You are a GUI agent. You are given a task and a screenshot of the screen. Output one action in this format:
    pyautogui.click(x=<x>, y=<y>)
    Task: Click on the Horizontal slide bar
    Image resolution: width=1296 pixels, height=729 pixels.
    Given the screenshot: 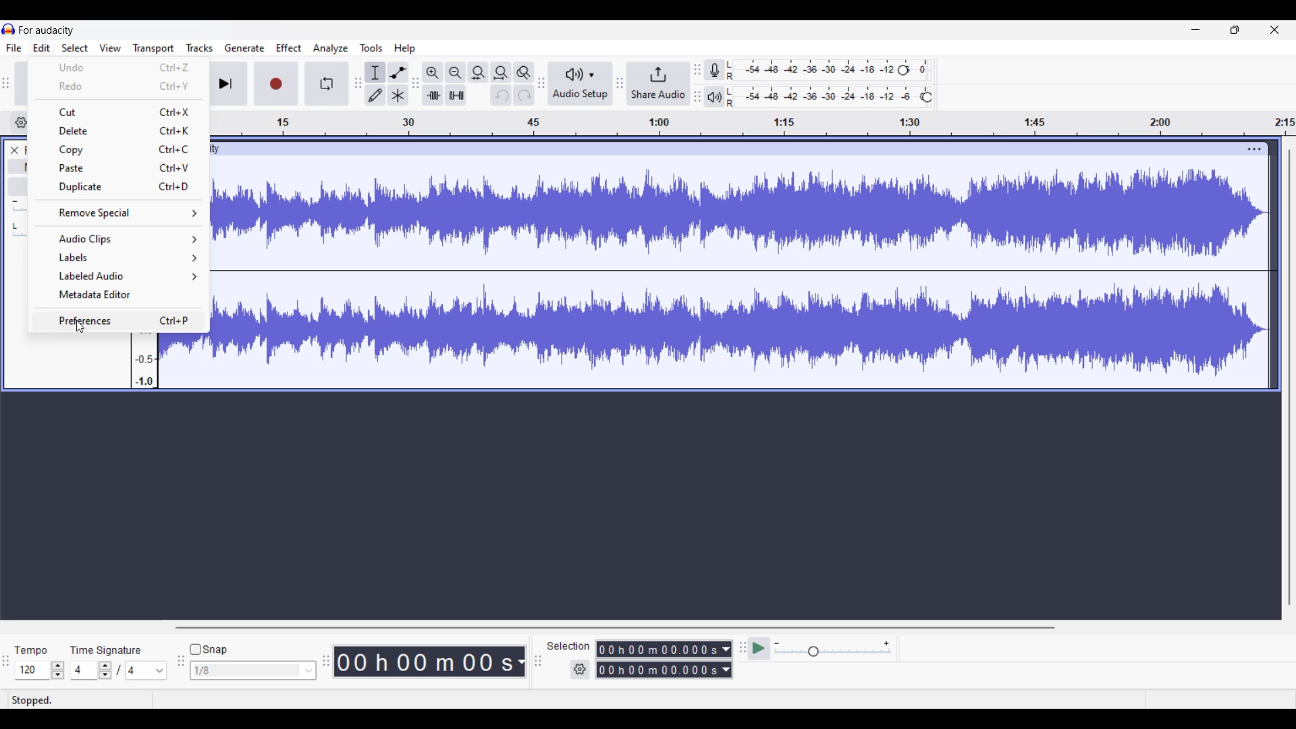 What is the action you would take?
    pyautogui.click(x=615, y=628)
    